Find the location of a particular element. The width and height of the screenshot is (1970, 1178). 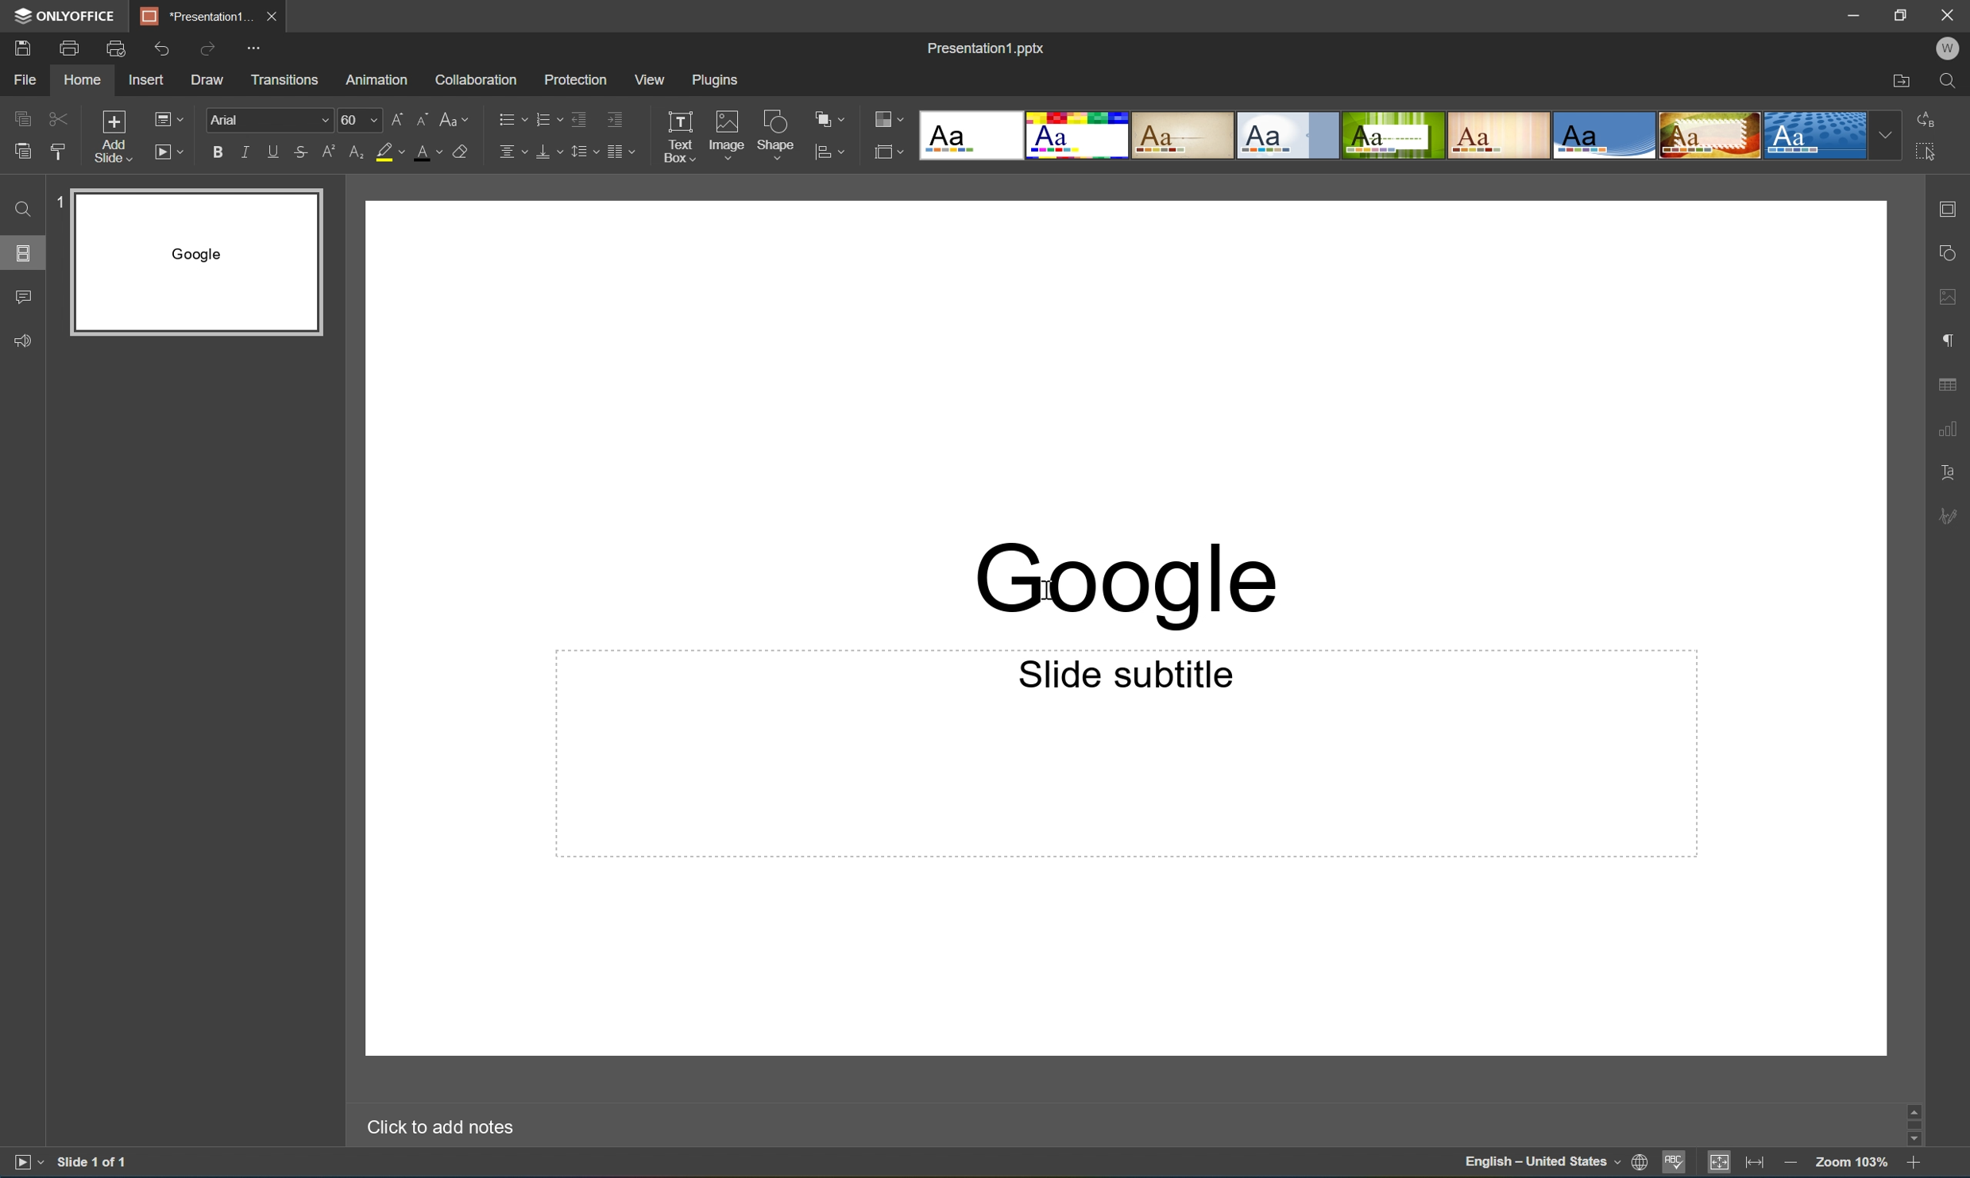

Italic is located at coordinates (252, 153).